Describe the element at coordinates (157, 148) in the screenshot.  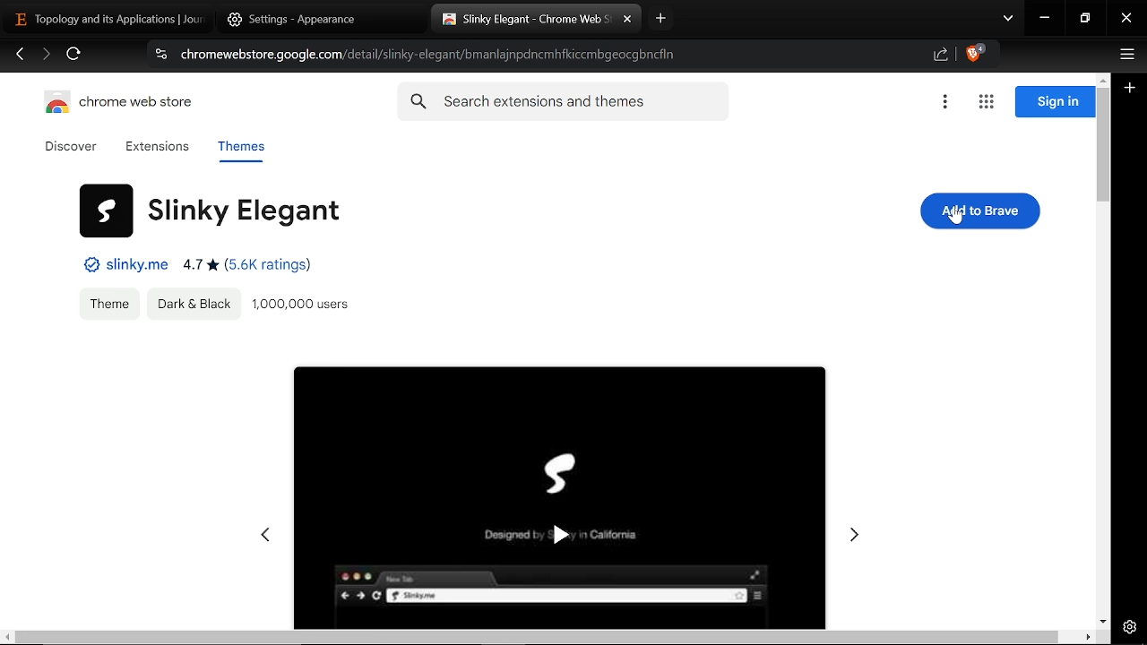
I see `Extensions` at that location.